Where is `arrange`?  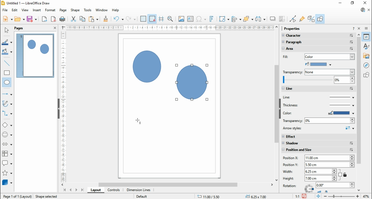
arrange is located at coordinates (248, 19).